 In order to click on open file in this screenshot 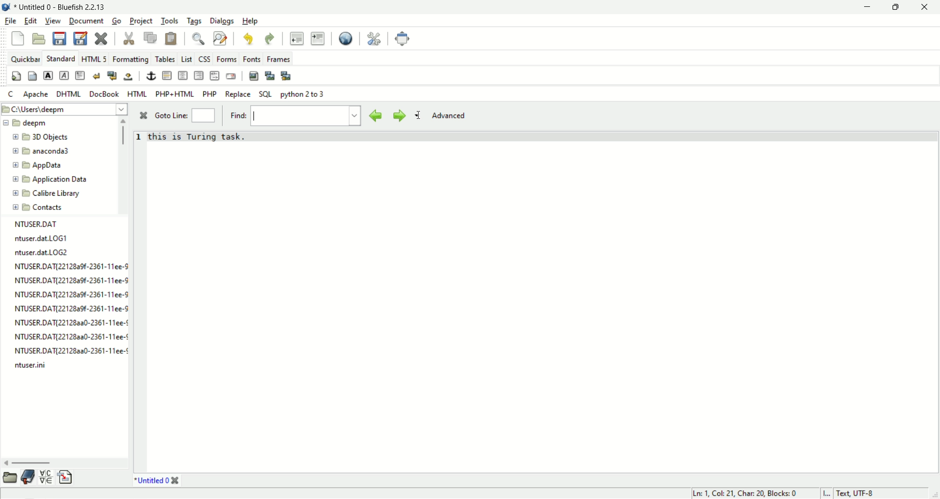, I will do `click(39, 39)`.